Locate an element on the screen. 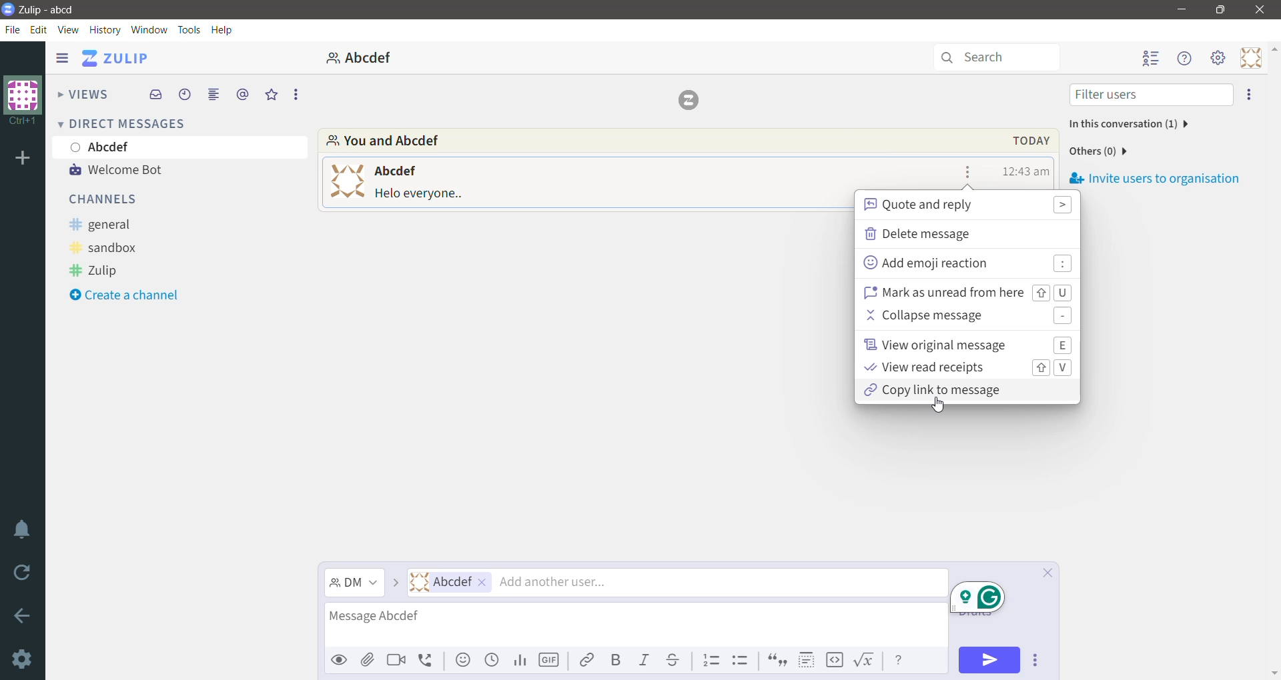 The image size is (1281, 680). Minimize is located at coordinates (1183, 9).